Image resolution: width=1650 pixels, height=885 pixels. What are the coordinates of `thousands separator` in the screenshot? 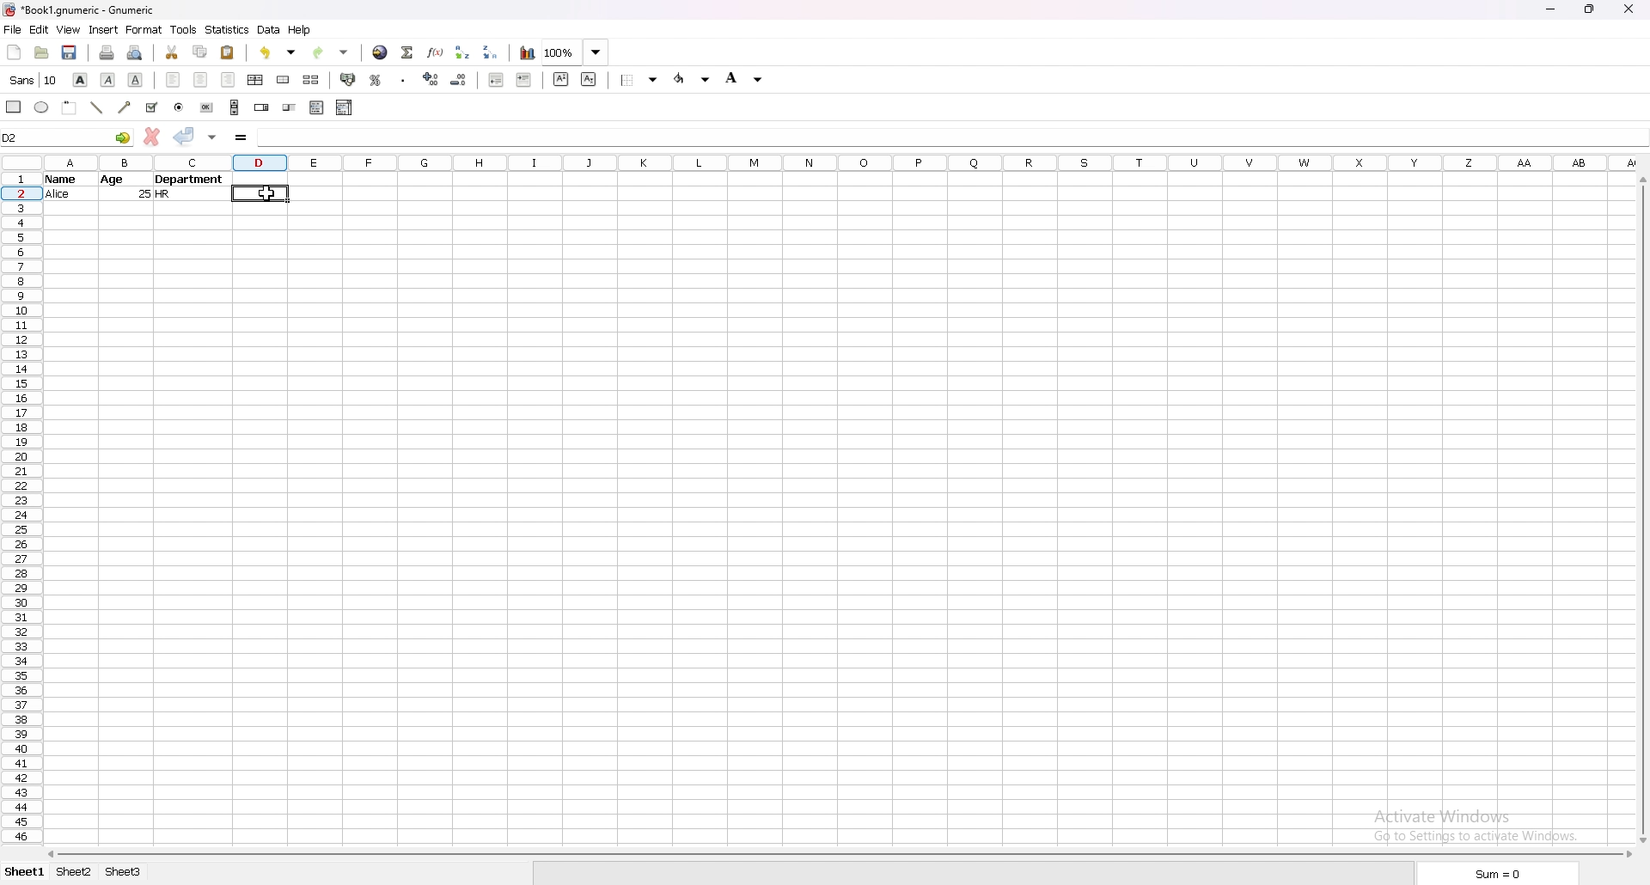 It's located at (404, 79).